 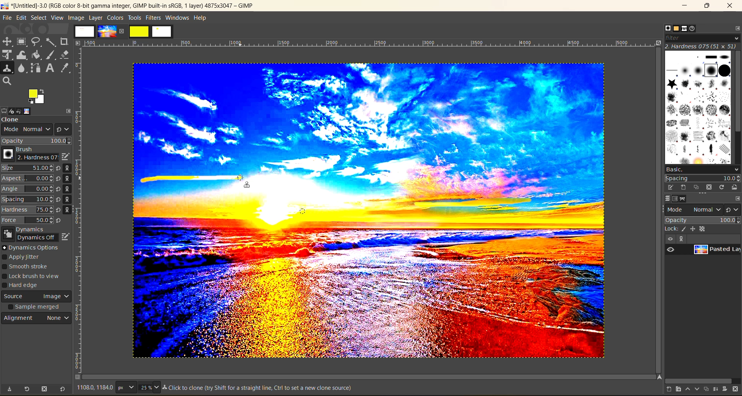 What do you see at coordinates (51, 41) in the screenshot?
I see `fuzzy text` at bounding box center [51, 41].